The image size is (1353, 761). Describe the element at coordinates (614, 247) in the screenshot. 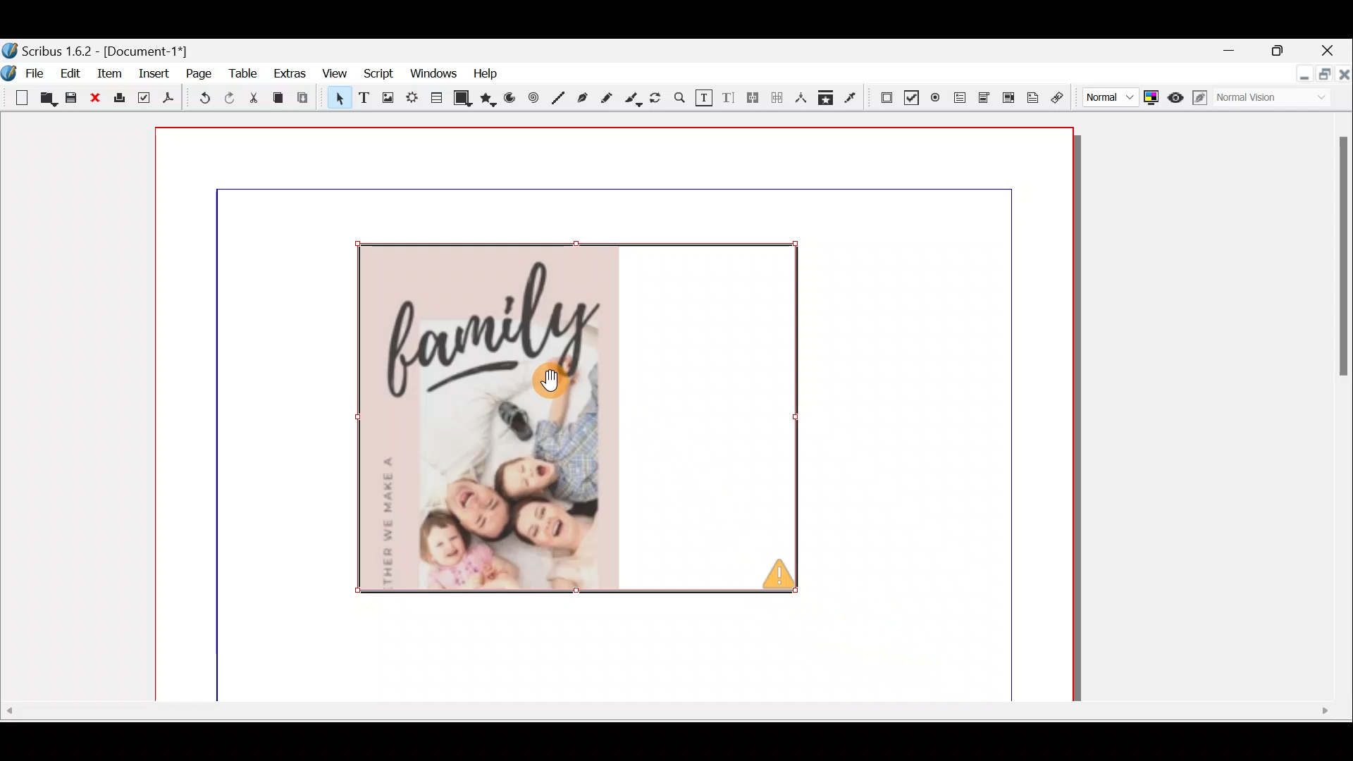

I see `canvas` at that location.